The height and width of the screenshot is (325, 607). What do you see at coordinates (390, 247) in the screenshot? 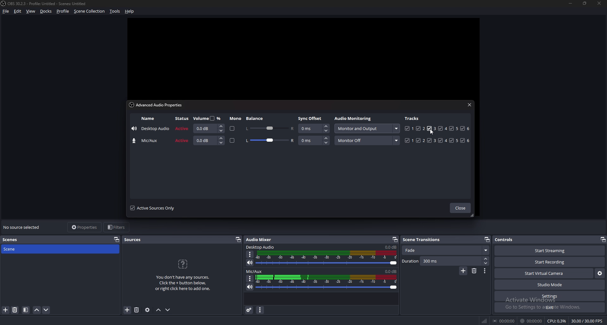
I see `desktop audio sound` at bounding box center [390, 247].